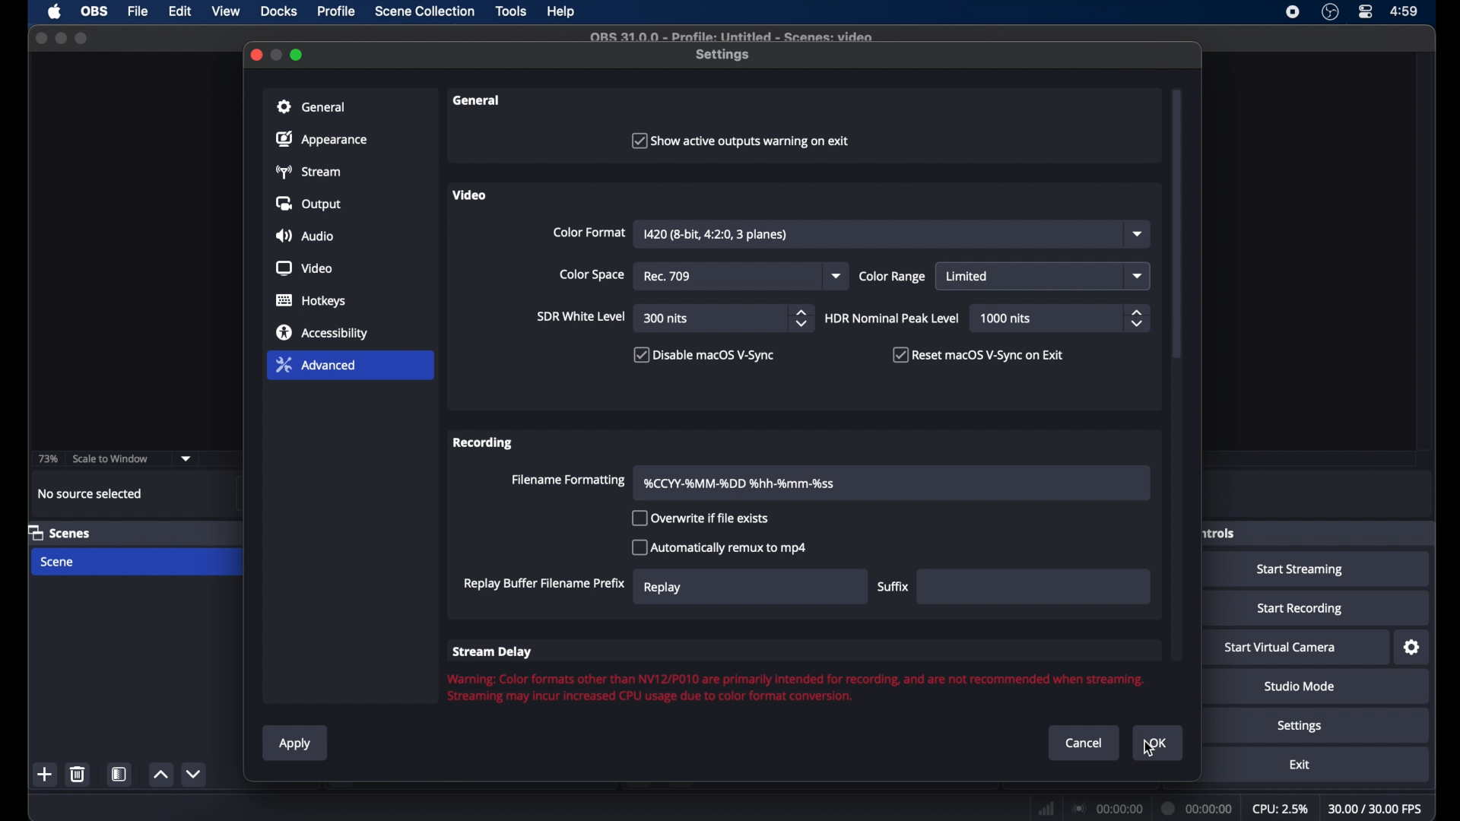 This screenshot has width=1460, height=821. I want to click on 4:59, so click(1404, 11).